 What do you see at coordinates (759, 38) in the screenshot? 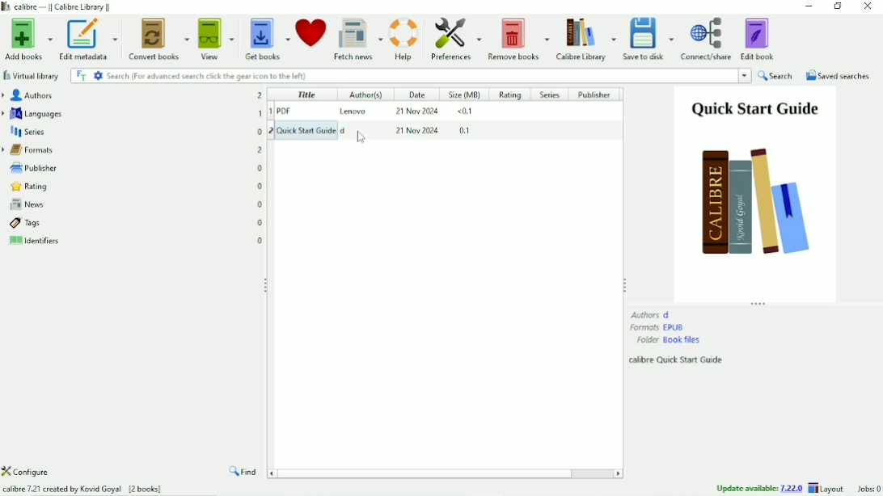
I see `Edit book` at bounding box center [759, 38].